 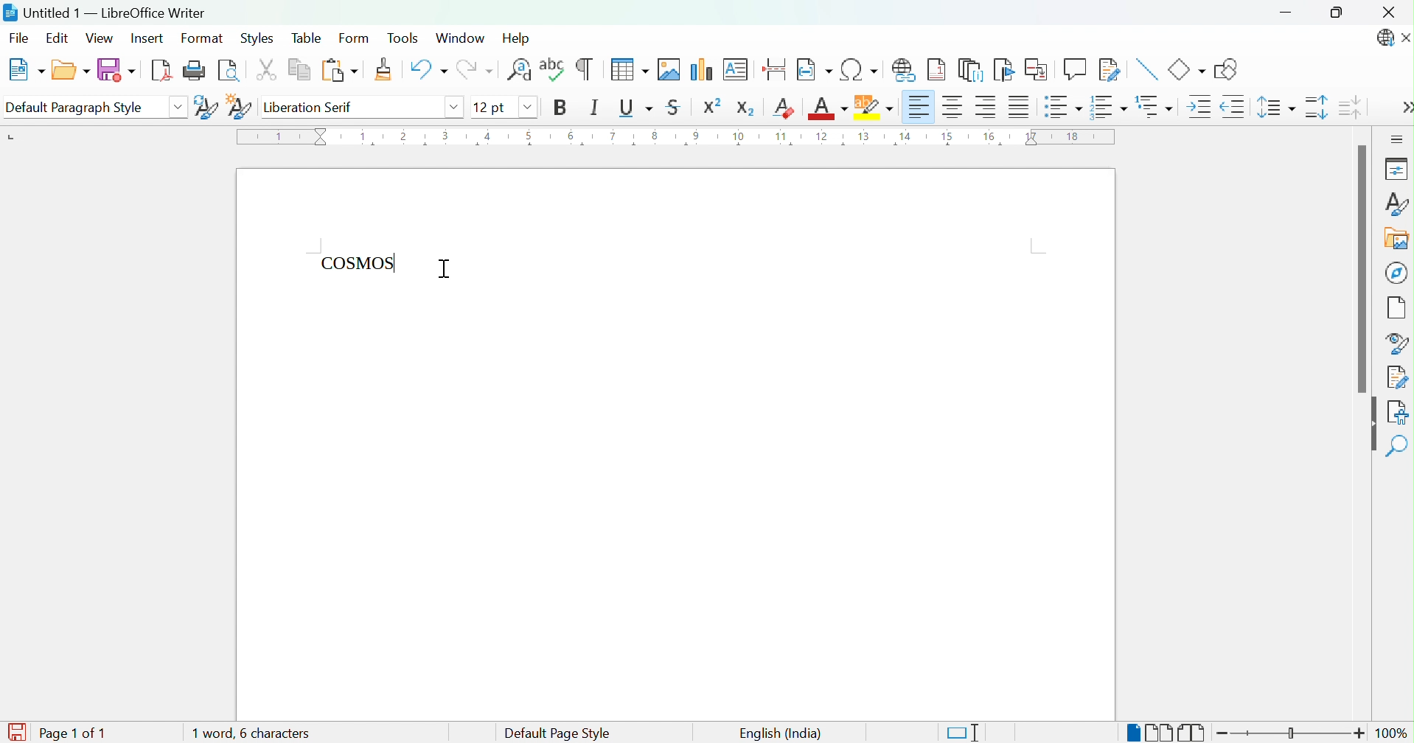 I want to click on Insert Table, so click(x=626, y=69).